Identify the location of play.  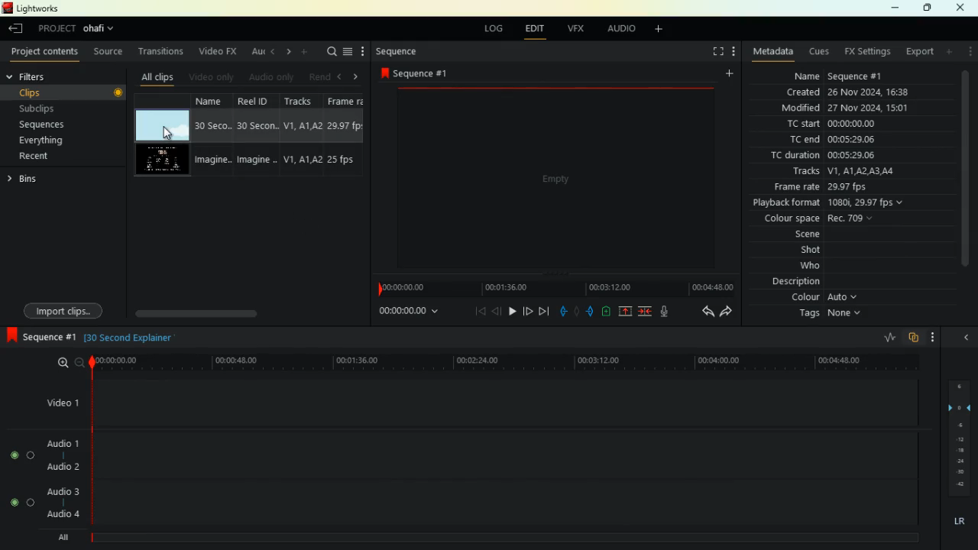
(512, 311).